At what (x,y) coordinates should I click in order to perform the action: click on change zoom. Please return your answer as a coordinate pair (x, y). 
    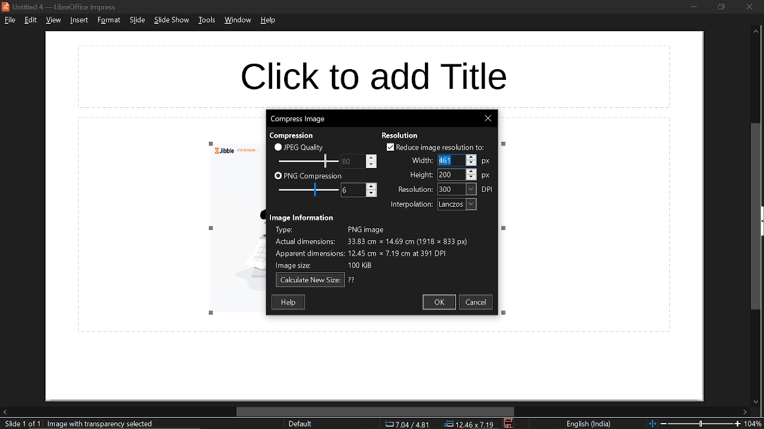
    Looking at the image, I should click on (694, 424).